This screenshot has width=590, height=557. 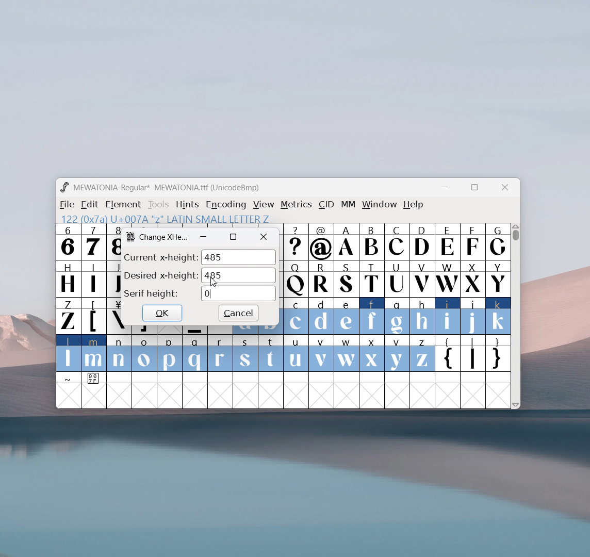 What do you see at coordinates (322, 242) in the screenshot?
I see `@` at bounding box center [322, 242].